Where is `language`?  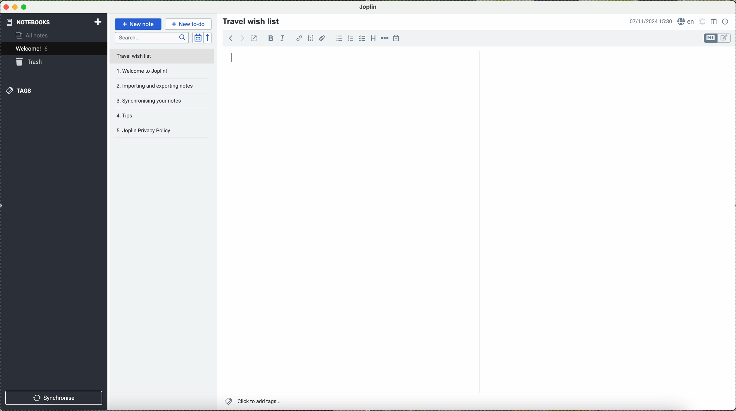
language is located at coordinates (686, 21).